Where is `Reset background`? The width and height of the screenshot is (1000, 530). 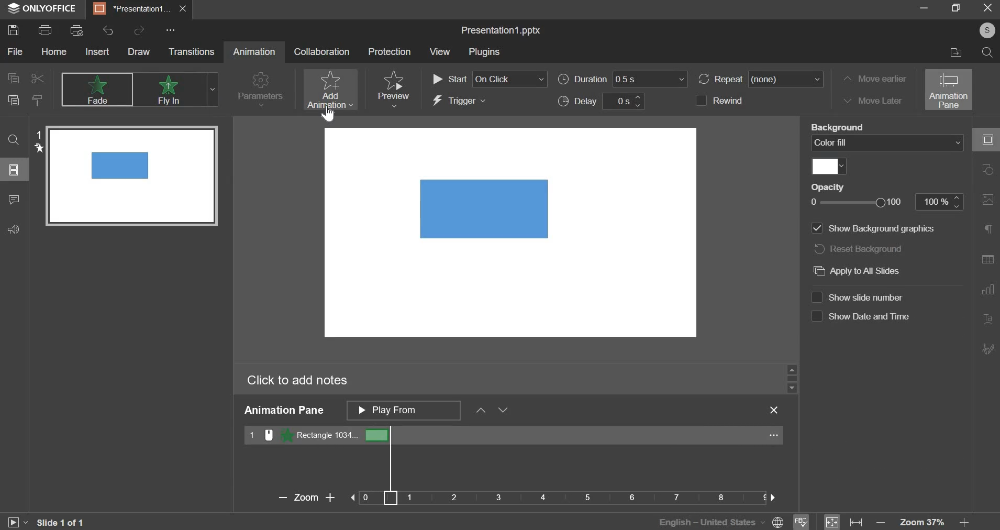
Reset background is located at coordinates (871, 251).